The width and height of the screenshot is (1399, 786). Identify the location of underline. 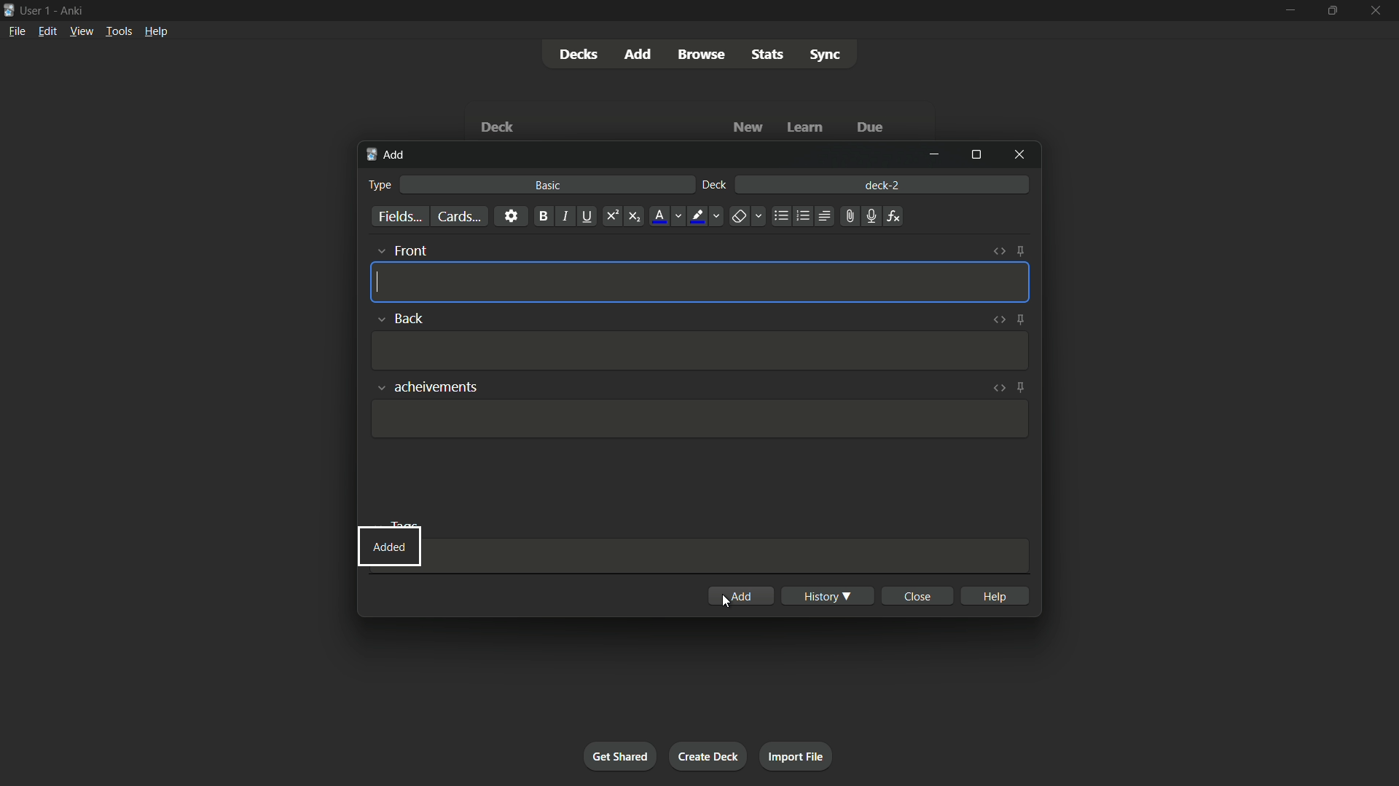
(587, 216).